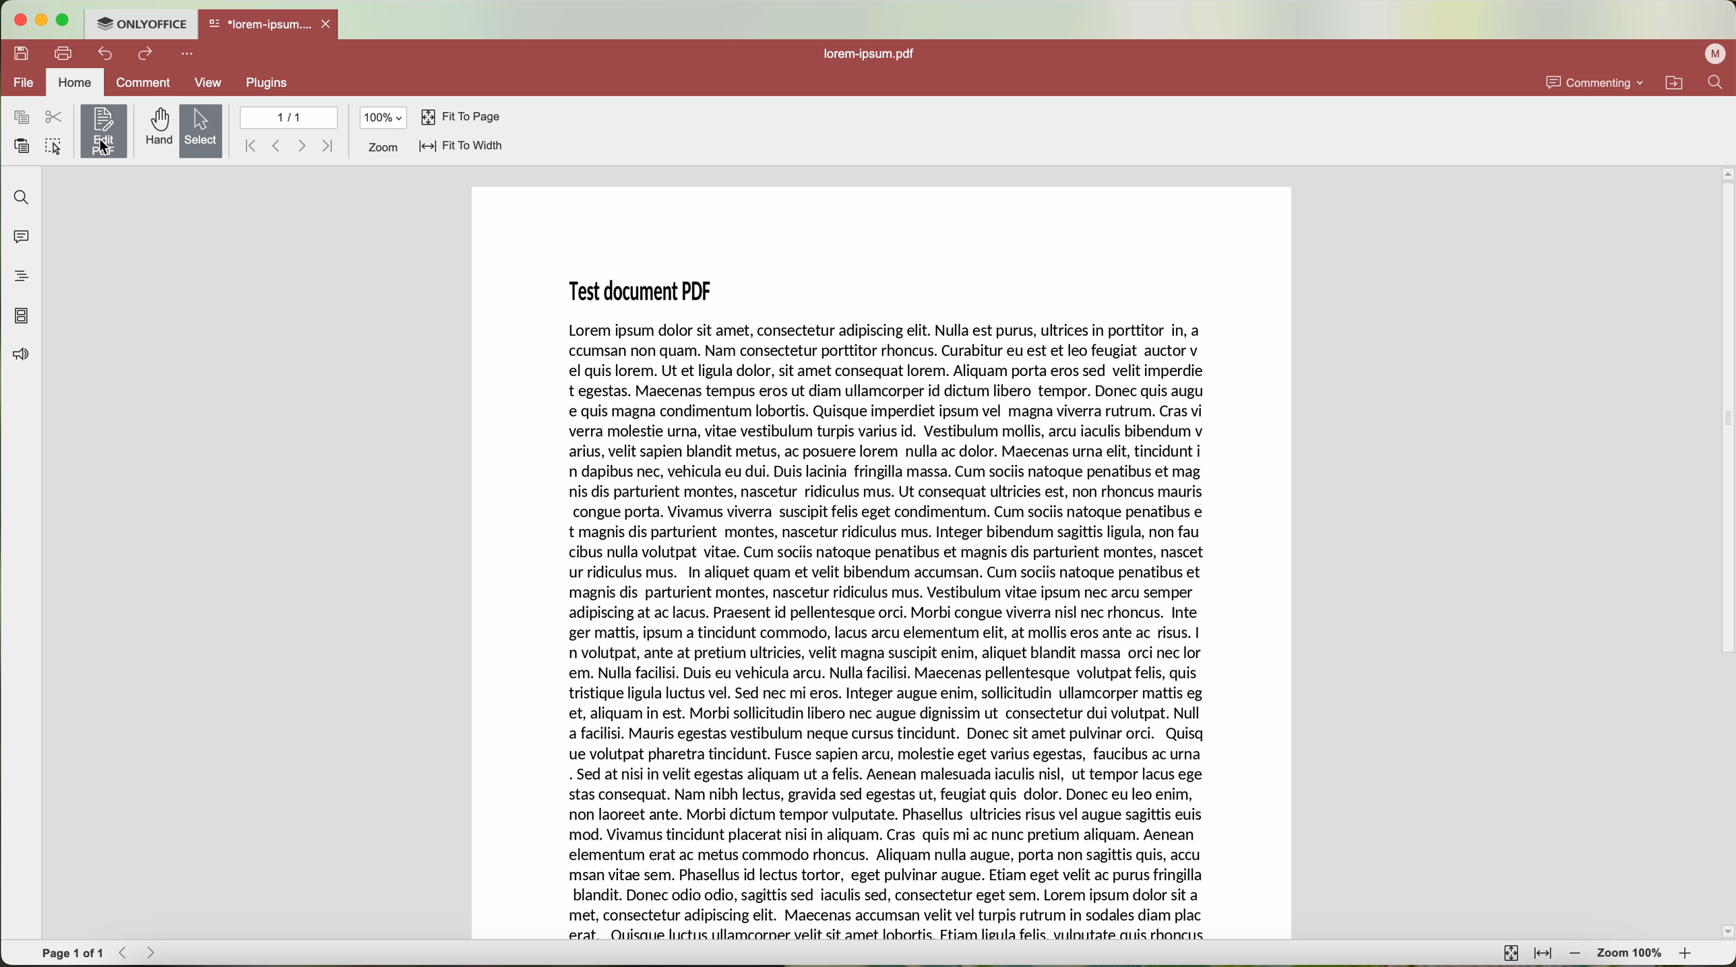 The width and height of the screenshot is (1736, 967). What do you see at coordinates (189, 57) in the screenshot?
I see `more options` at bounding box center [189, 57].